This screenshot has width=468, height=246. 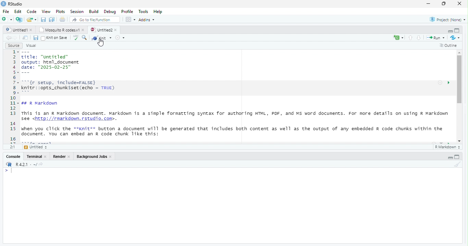 What do you see at coordinates (111, 12) in the screenshot?
I see `Debug` at bounding box center [111, 12].